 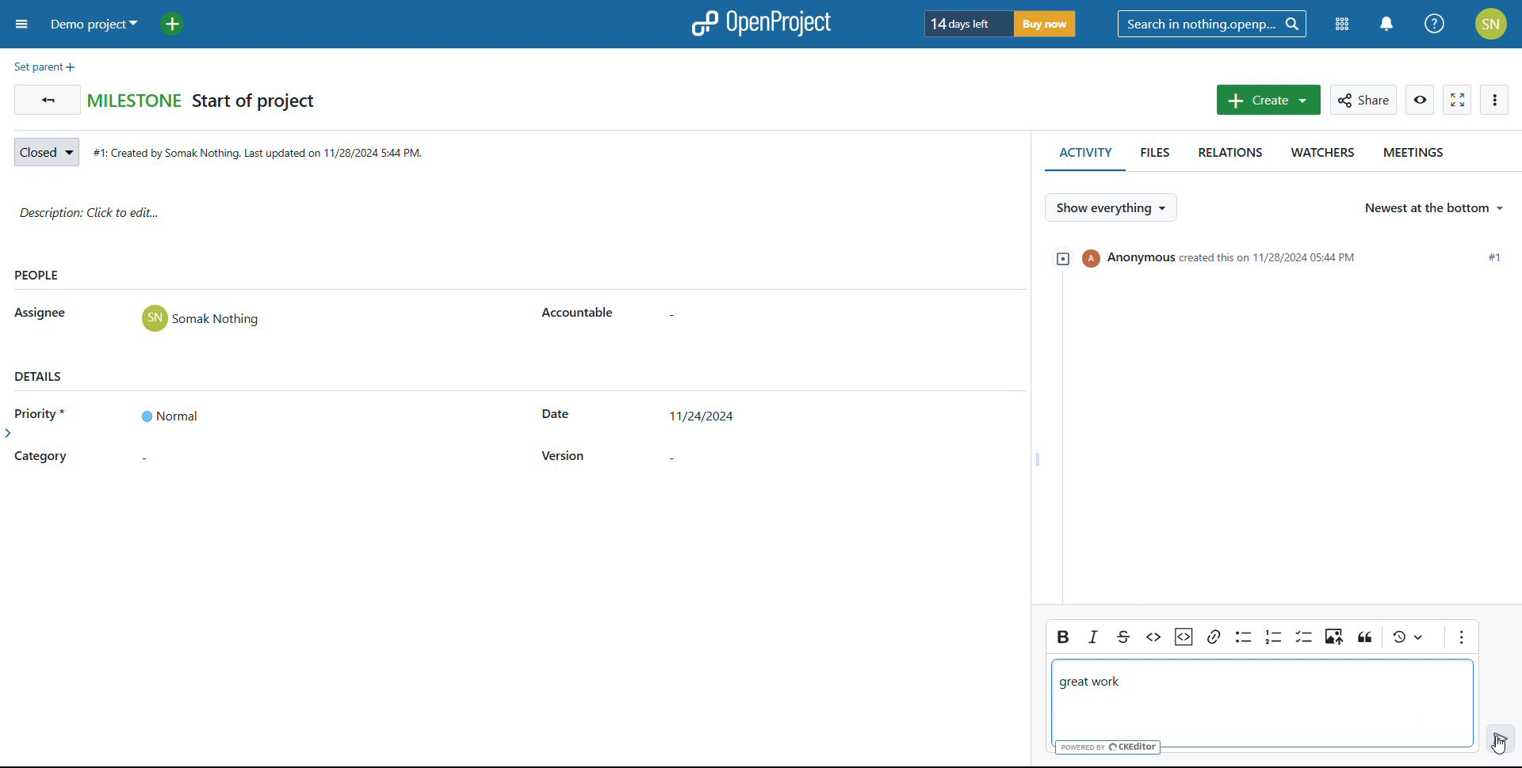 What do you see at coordinates (1108, 748) in the screenshot?
I see `powered by creditor` at bounding box center [1108, 748].